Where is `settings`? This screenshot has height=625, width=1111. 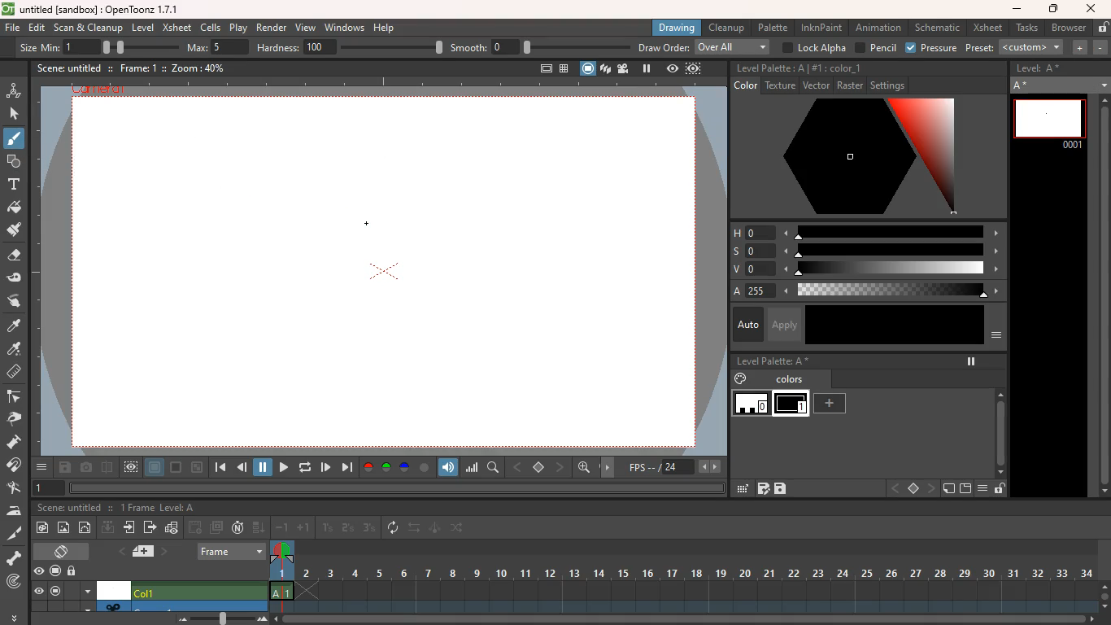 settings is located at coordinates (891, 85).